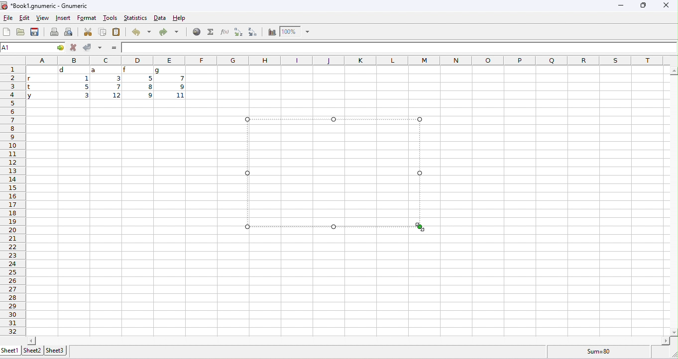 Image resolution: width=678 pixels, height=359 pixels. Describe the element at coordinates (135, 17) in the screenshot. I see `statistics` at that location.